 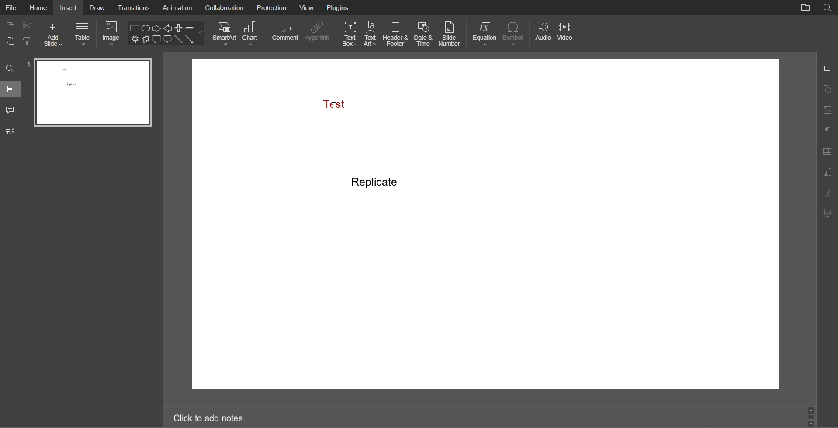 I want to click on Add Slide, so click(x=53, y=34).